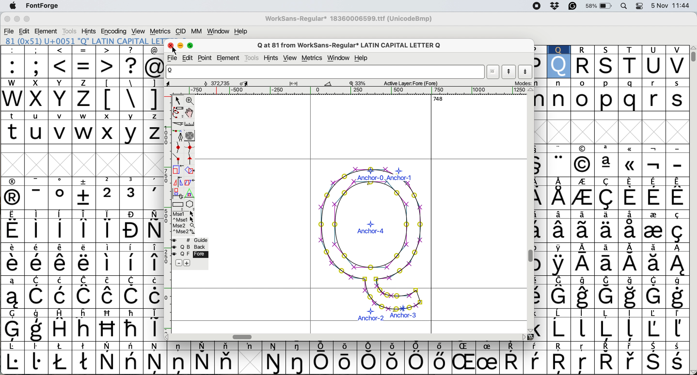 This screenshot has width=697, height=375. What do you see at coordinates (82, 258) in the screenshot?
I see `special characters` at bounding box center [82, 258].